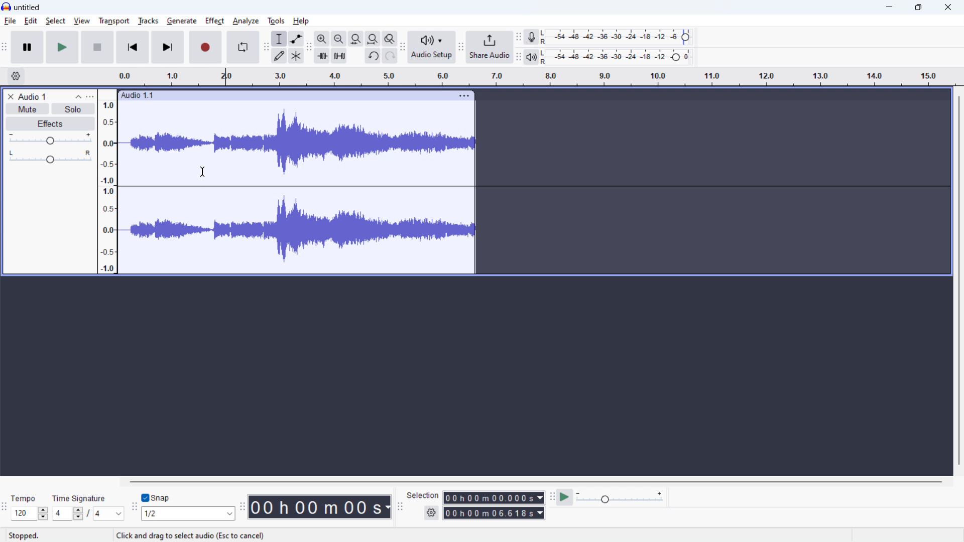 This screenshot has height=542, width=964. I want to click on share audio toolbar, so click(461, 48).